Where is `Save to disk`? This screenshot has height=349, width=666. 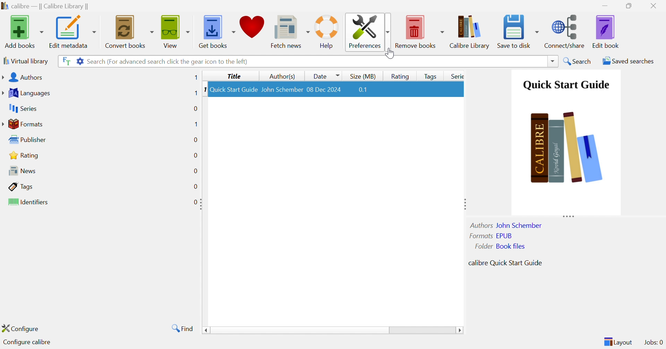 Save to disk is located at coordinates (518, 29).